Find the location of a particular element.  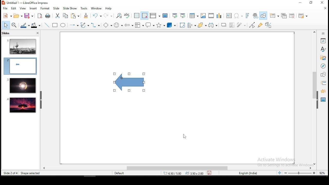

view is located at coordinates (23, 8).